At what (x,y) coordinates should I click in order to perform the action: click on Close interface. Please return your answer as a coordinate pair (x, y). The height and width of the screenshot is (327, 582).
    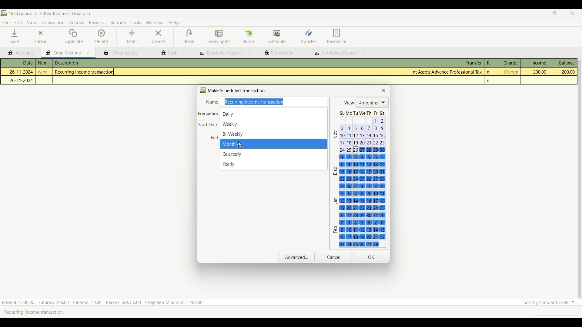
    Looking at the image, I should click on (571, 14).